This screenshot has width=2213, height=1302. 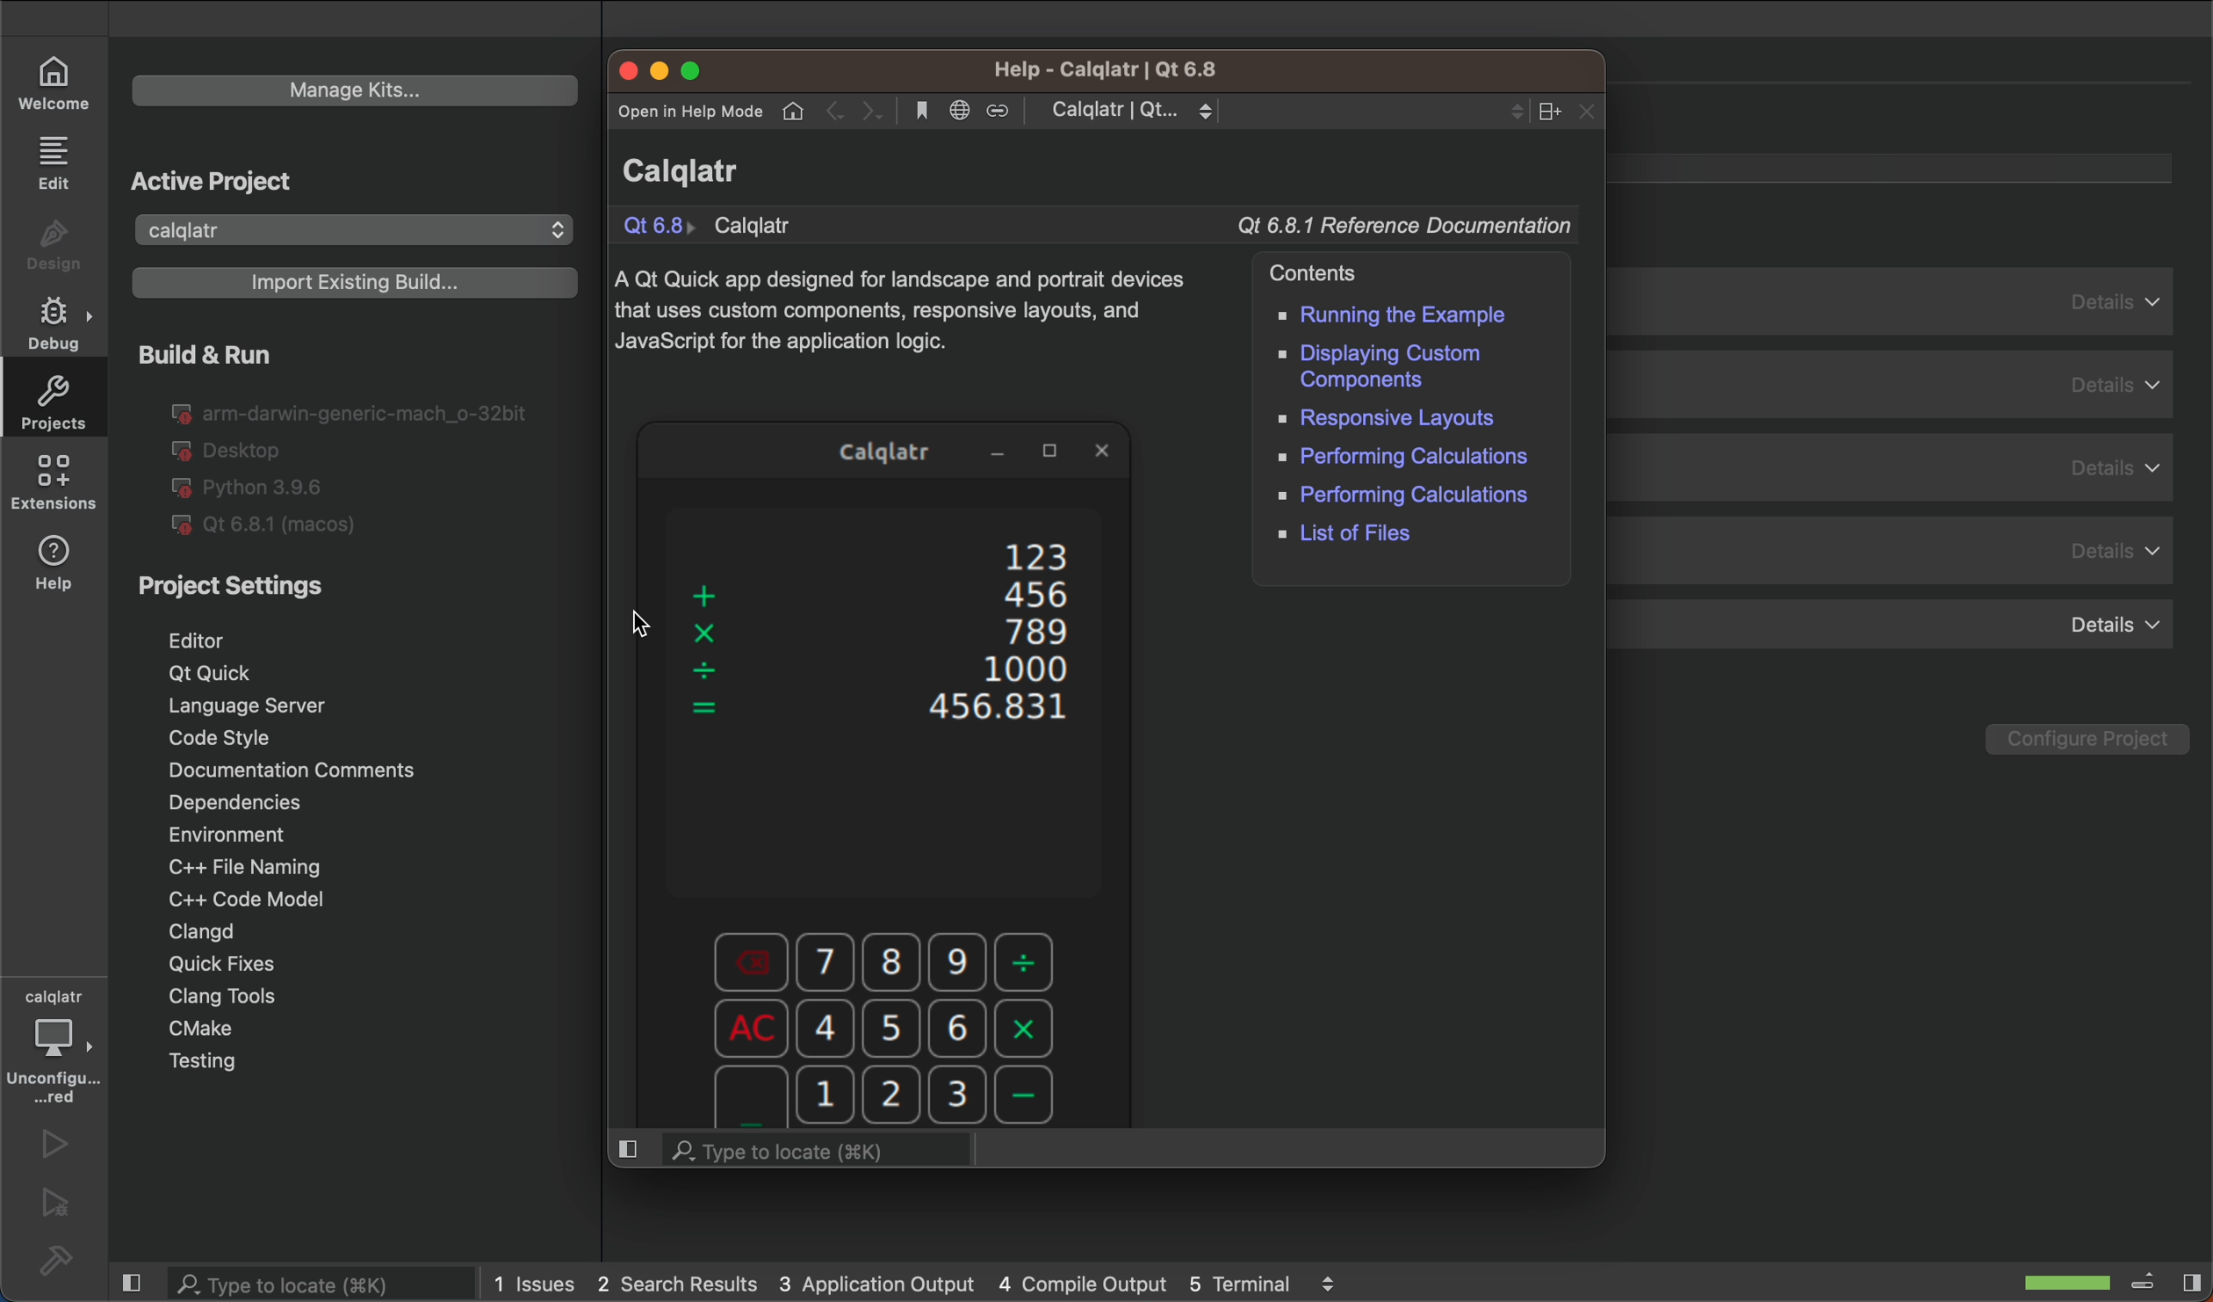 I want to click on Qt 6.81 , so click(x=280, y=530).